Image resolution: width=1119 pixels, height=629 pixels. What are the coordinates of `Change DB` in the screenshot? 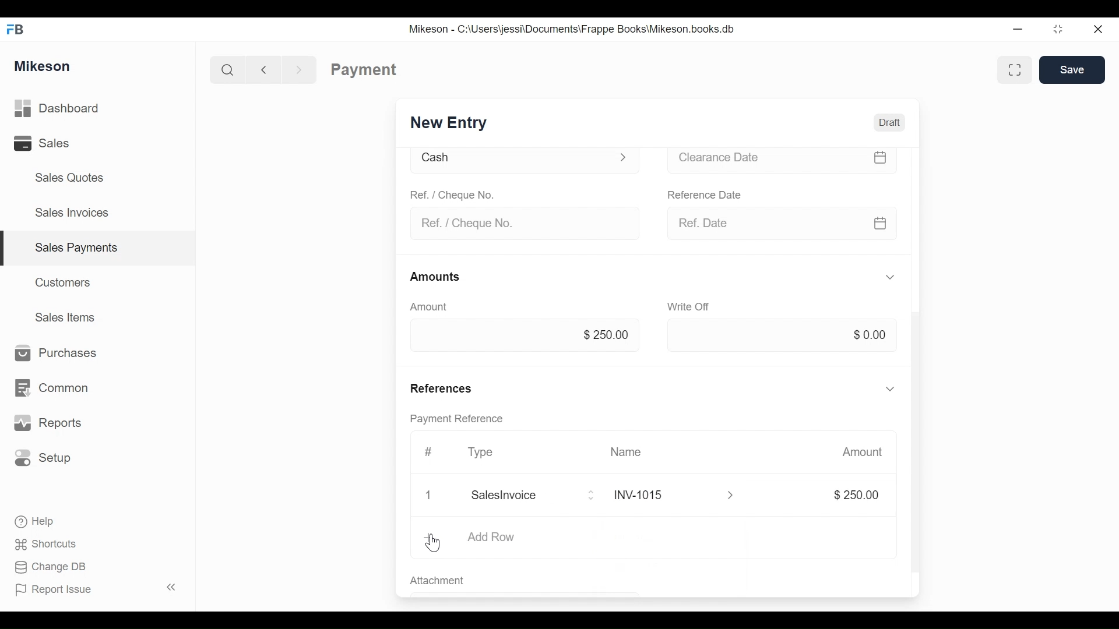 It's located at (54, 567).